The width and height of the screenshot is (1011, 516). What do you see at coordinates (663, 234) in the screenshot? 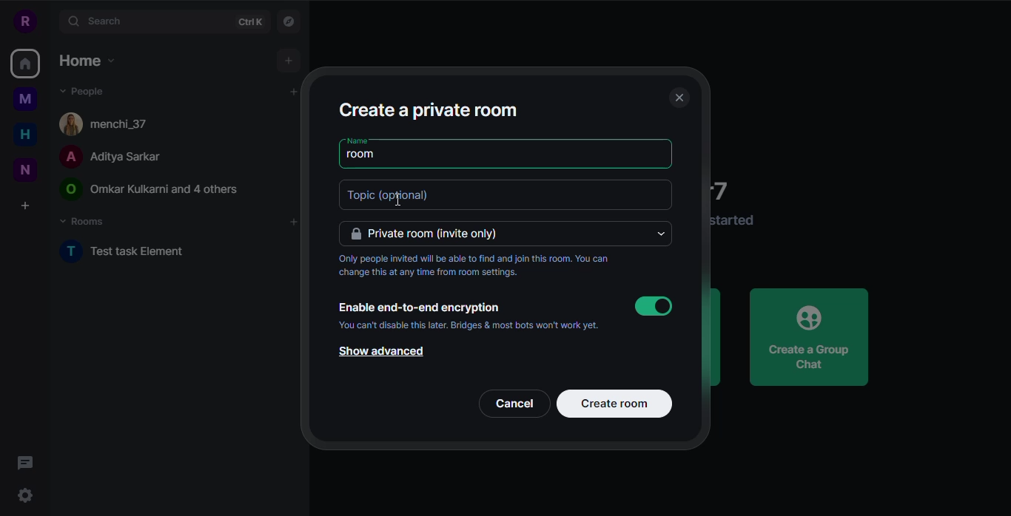
I see `drop down` at bounding box center [663, 234].